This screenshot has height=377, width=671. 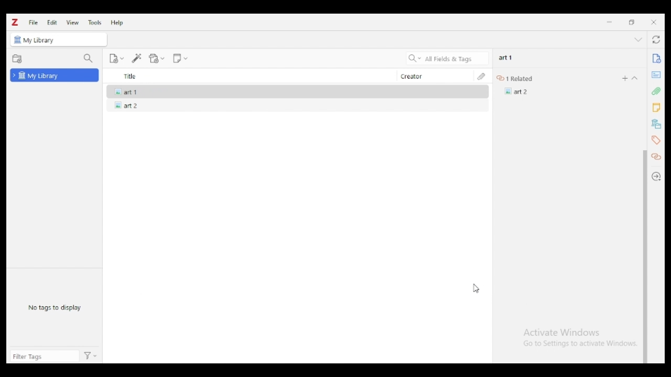 I want to click on related, so click(x=657, y=157).